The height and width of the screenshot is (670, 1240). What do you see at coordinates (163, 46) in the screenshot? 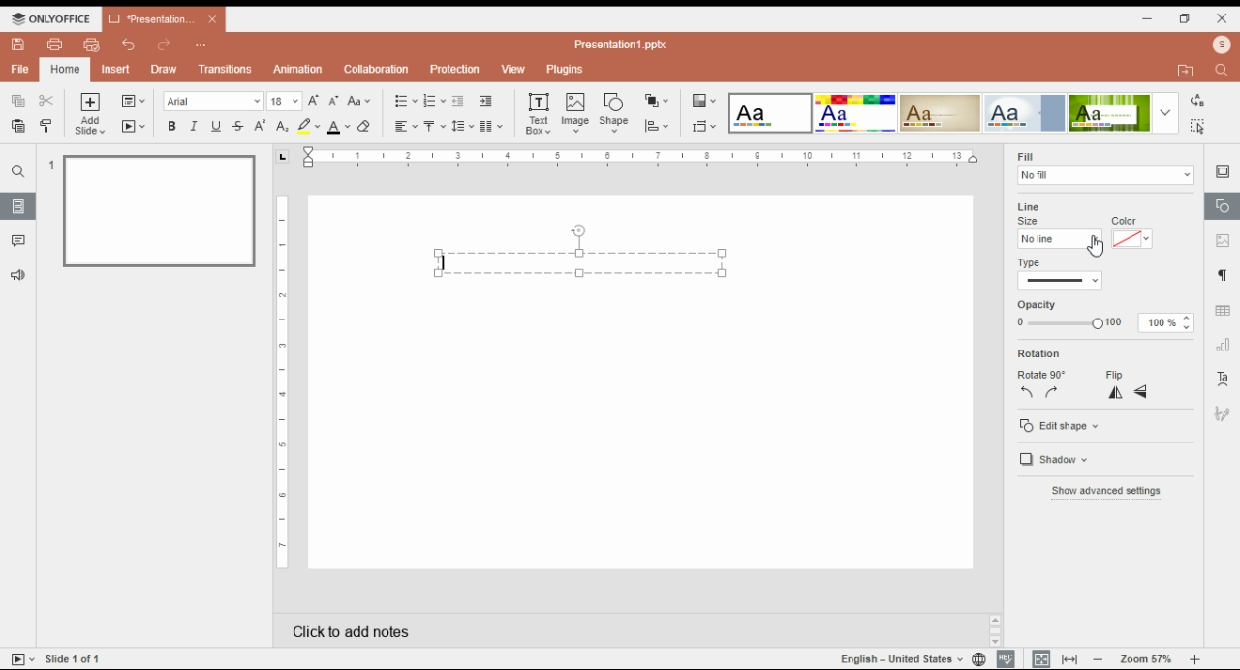
I see `redo` at bounding box center [163, 46].